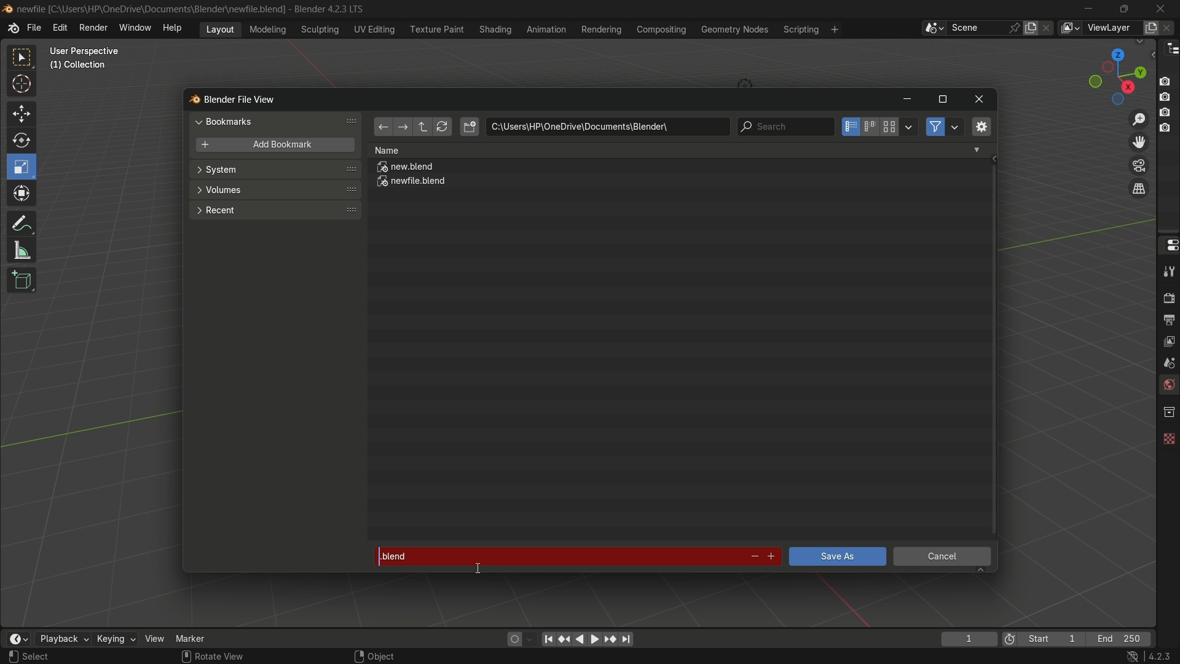 Image resolution: width=1180 pixels, height=664 pixels. Describe the element at coordinates (1044, 639) in the screenshot. I see `first frame of the playback` at that location.